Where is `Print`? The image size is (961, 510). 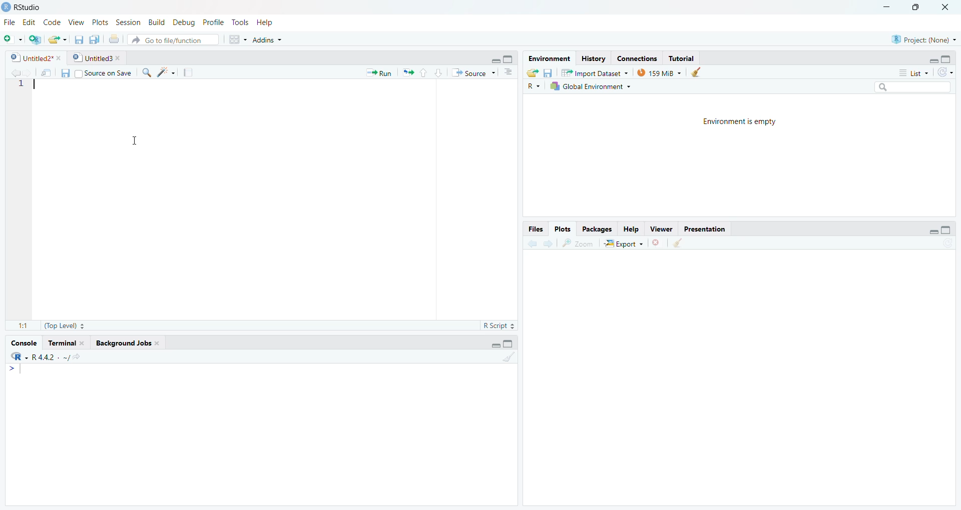
Print is located at coordinates (114, 39).